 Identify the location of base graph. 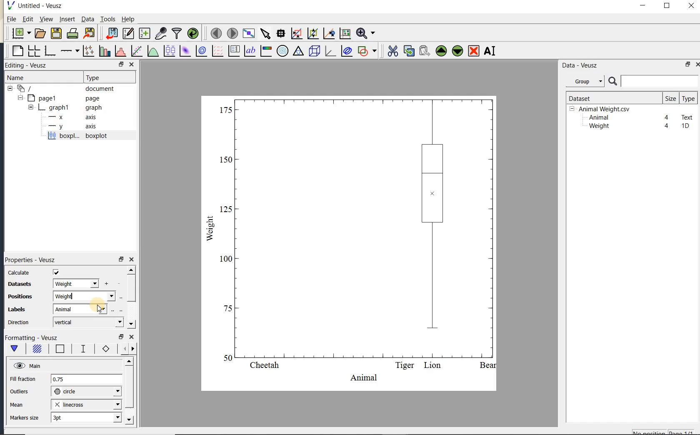
(49, 51).